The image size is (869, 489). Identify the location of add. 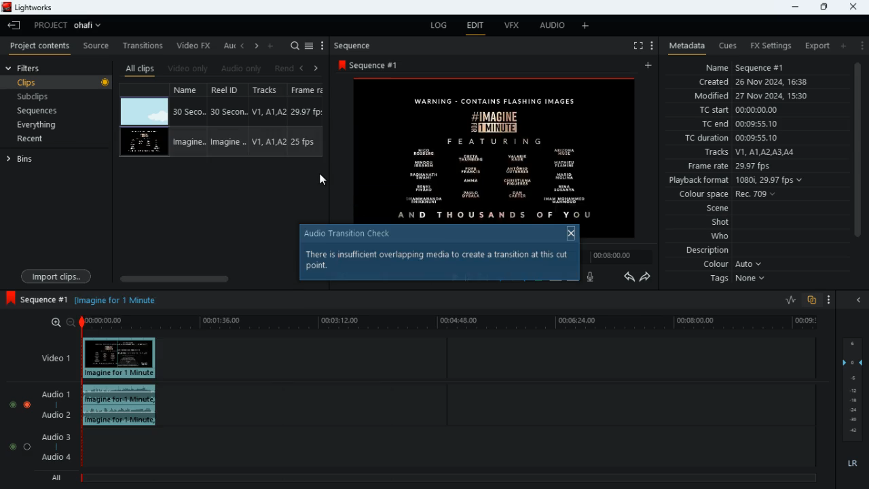
(650, 66).